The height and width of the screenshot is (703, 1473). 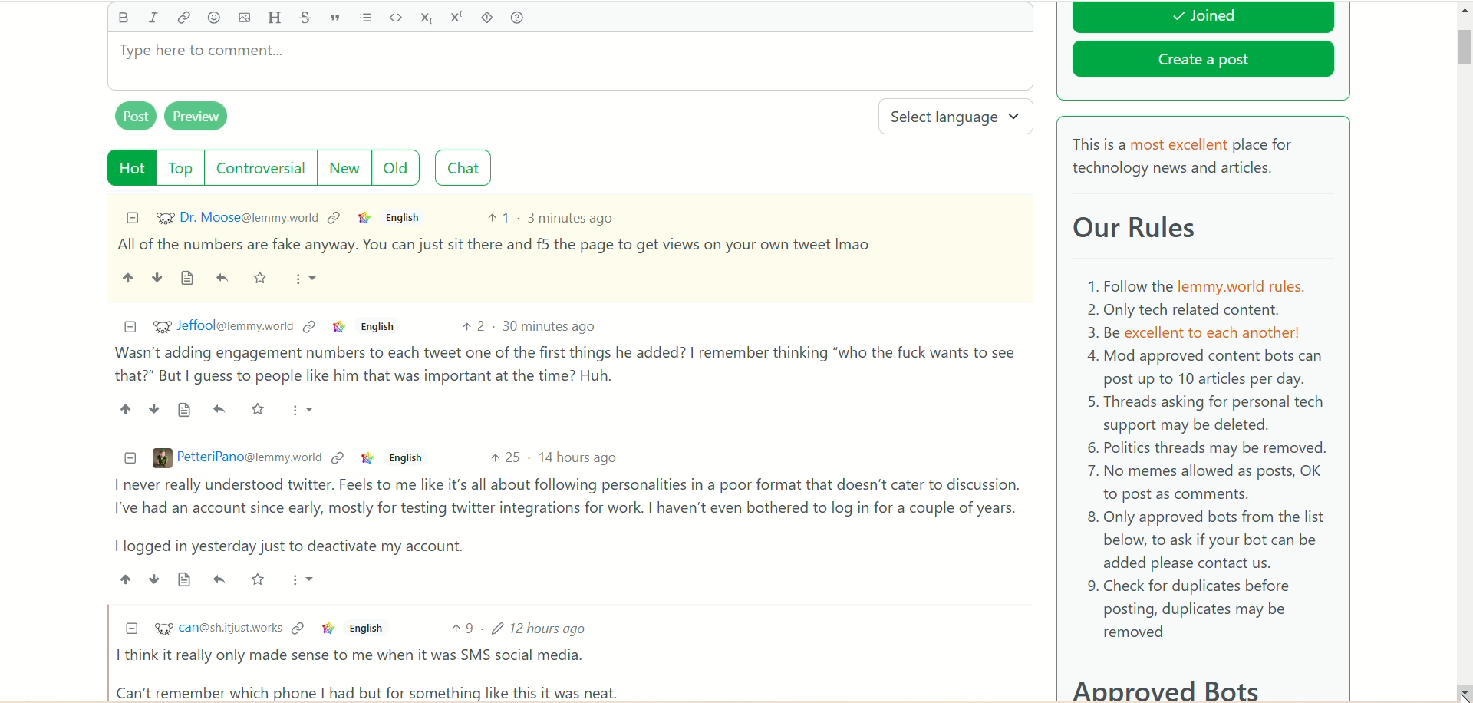 I want to click on Upvote , so click(x=124, y=408).